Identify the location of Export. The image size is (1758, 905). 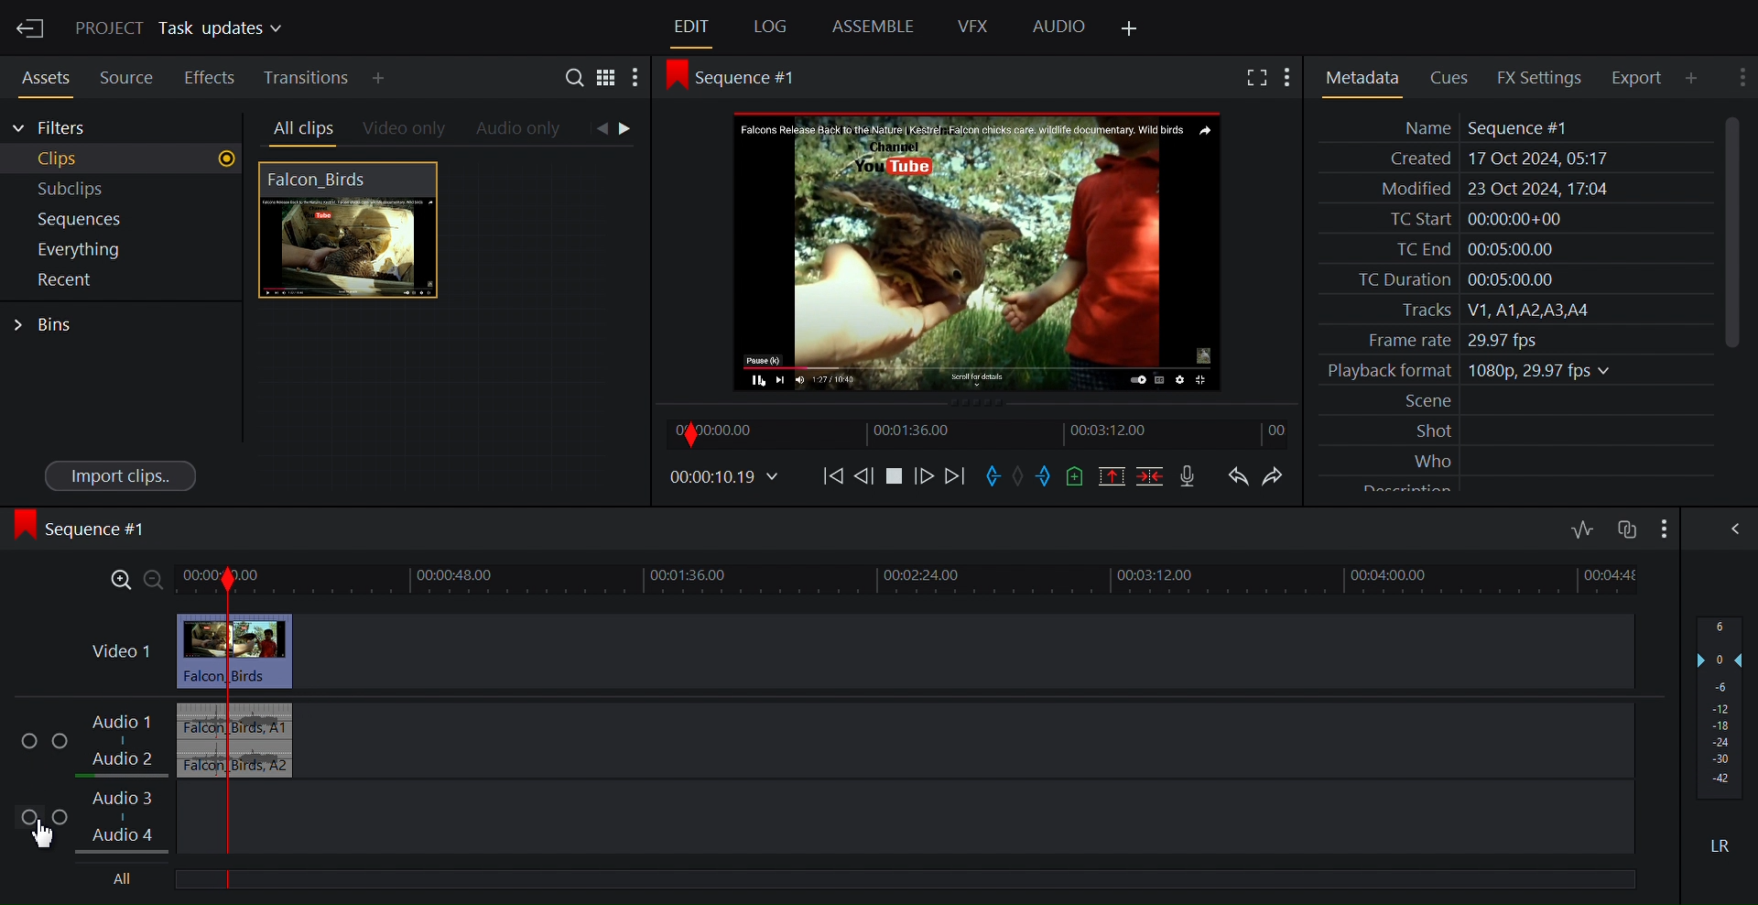
(1644, 77).